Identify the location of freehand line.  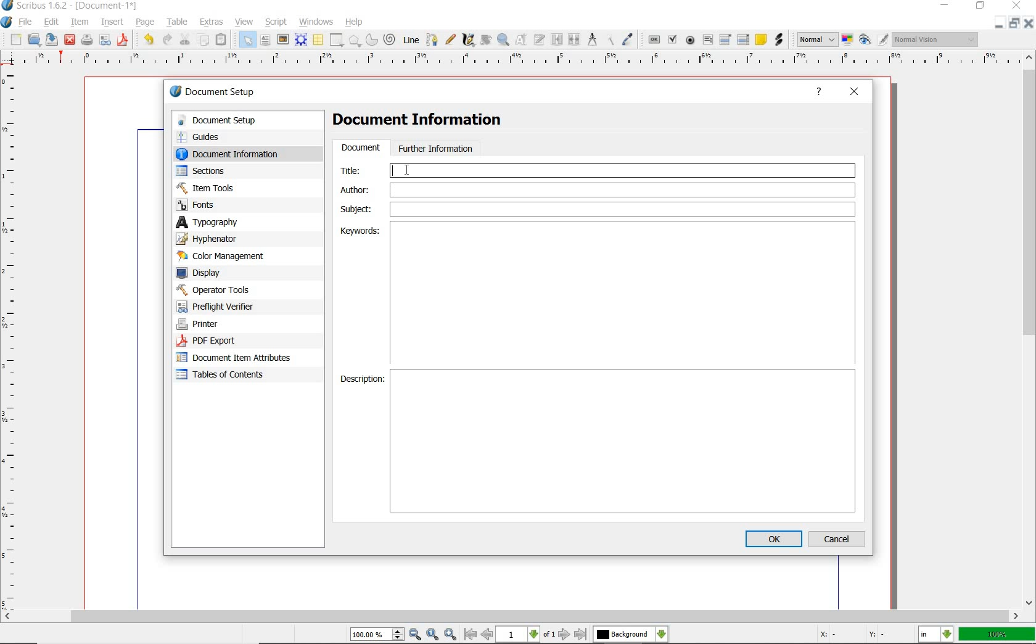
(450, 39).